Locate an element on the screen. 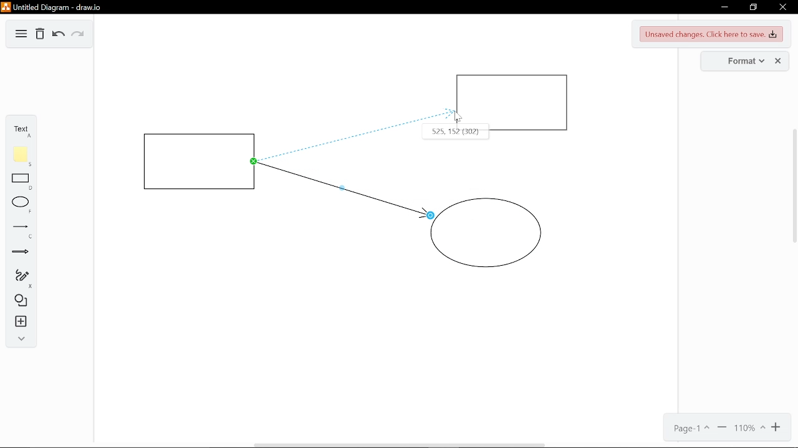  Line is located at coordinates (21, 231).